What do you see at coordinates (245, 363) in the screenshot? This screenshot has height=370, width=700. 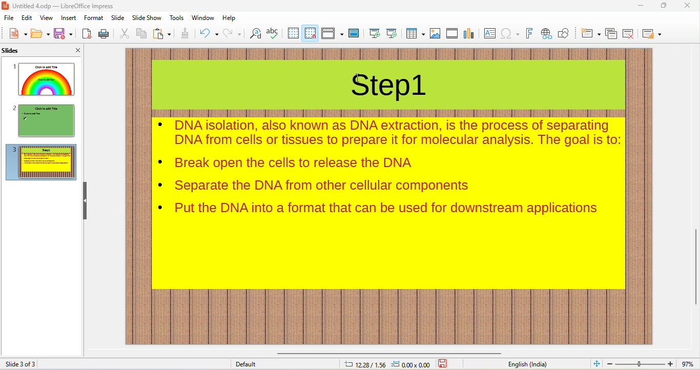 I see `default` at bounding box center [245, 363].